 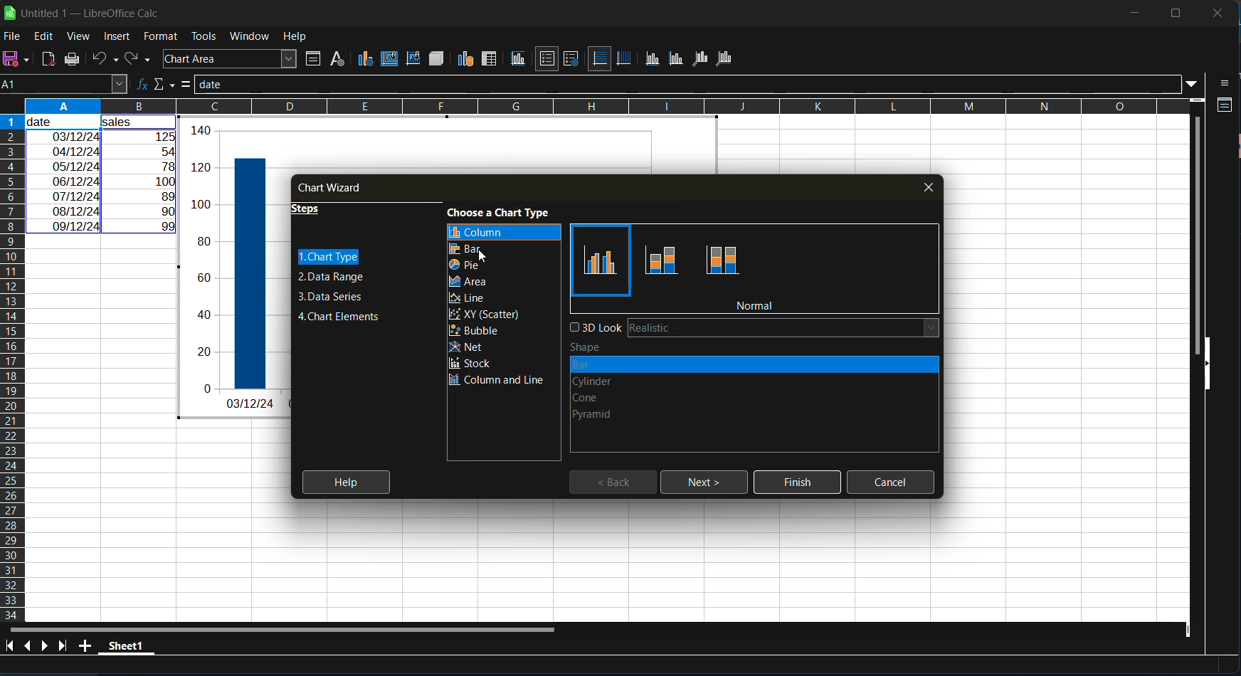 What do you see at coordinates (658, 212) in the screenshot?
I see `bold` at bounding box center [658, 212].